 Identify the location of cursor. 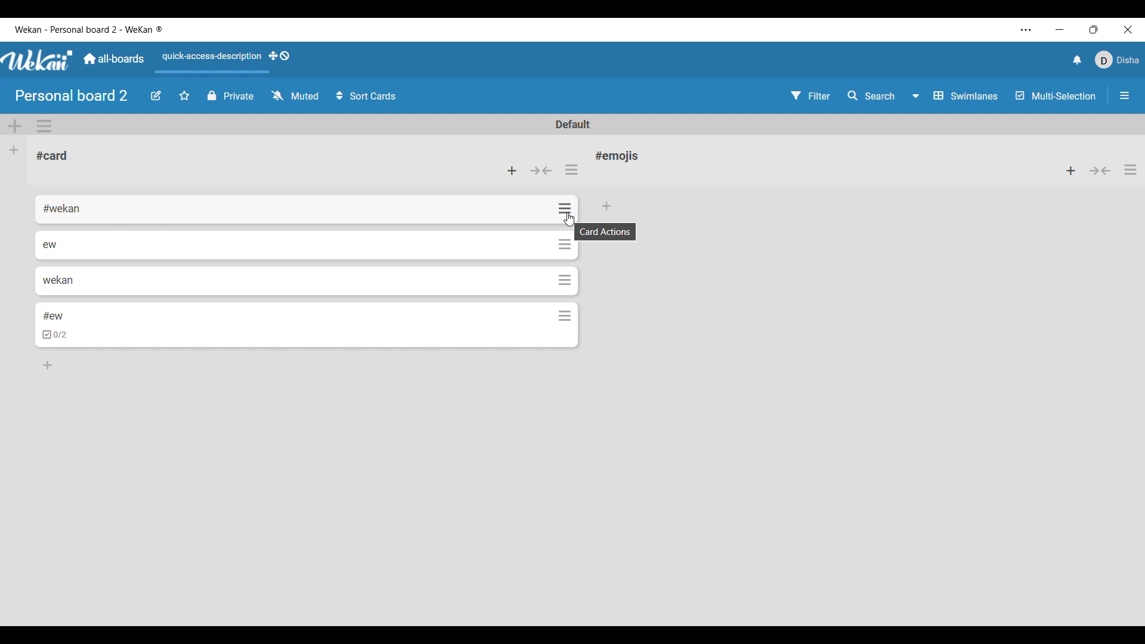
(569, 221).